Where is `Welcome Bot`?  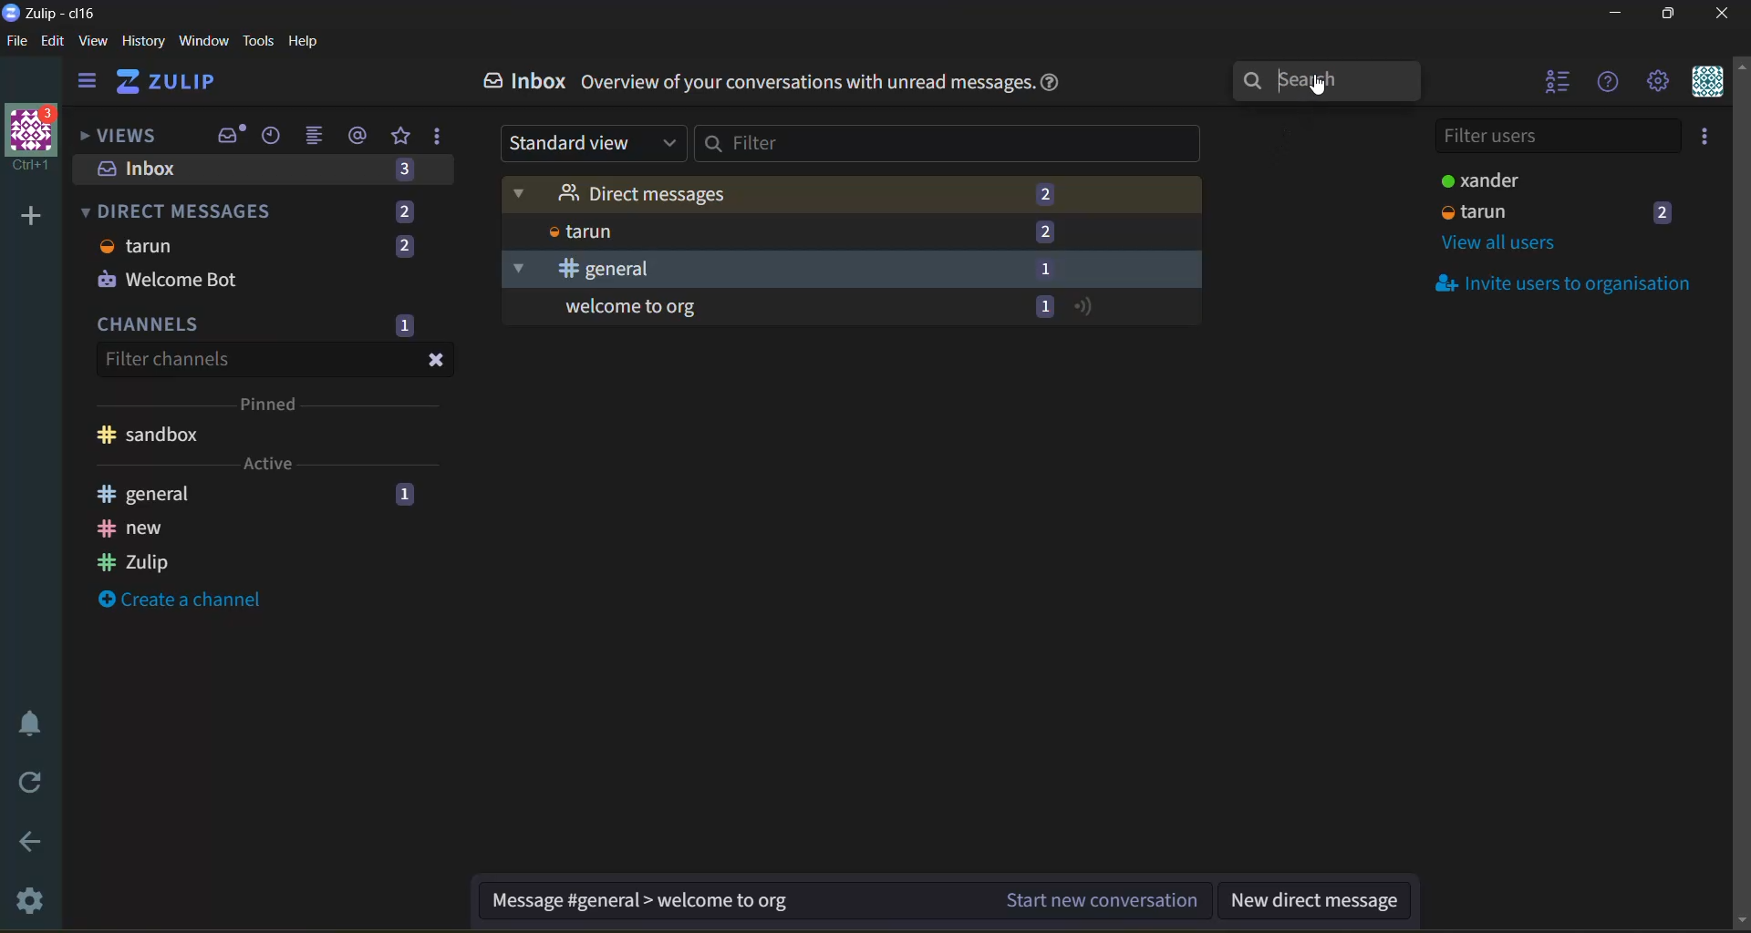
Welcome Bot is located at coordinates (167, 277).